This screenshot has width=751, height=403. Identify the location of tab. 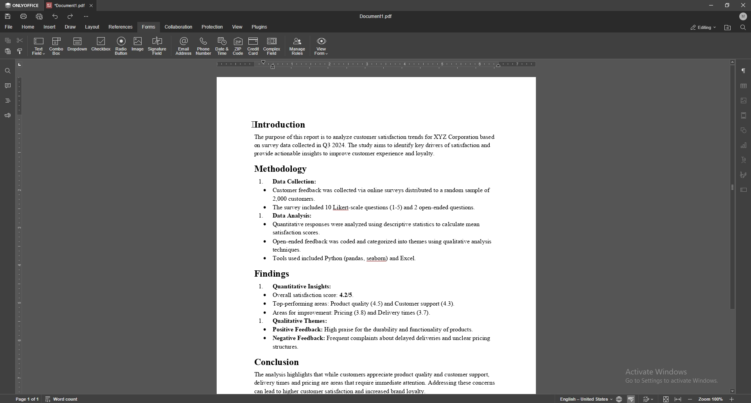
(65, 5).